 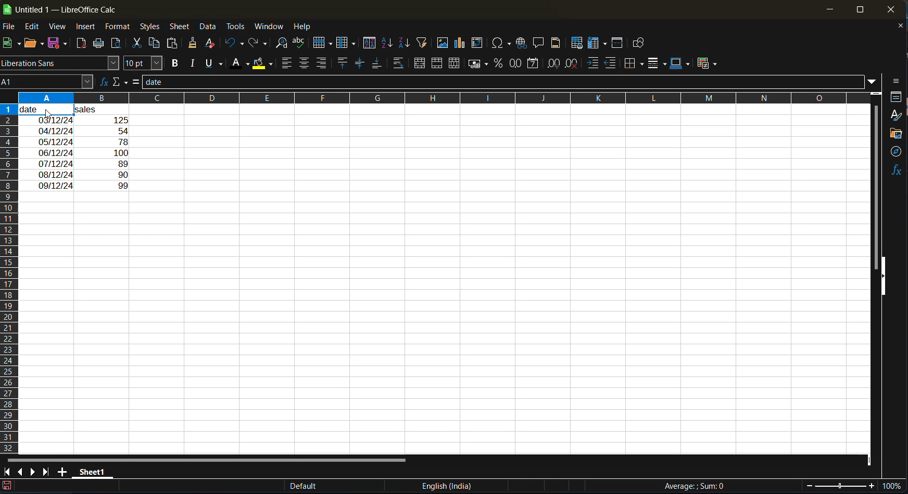 What do you see at coordinates (477, 43) in the screenshot?
I see `insert or edit pivot table` at bounding box center [477, 43].